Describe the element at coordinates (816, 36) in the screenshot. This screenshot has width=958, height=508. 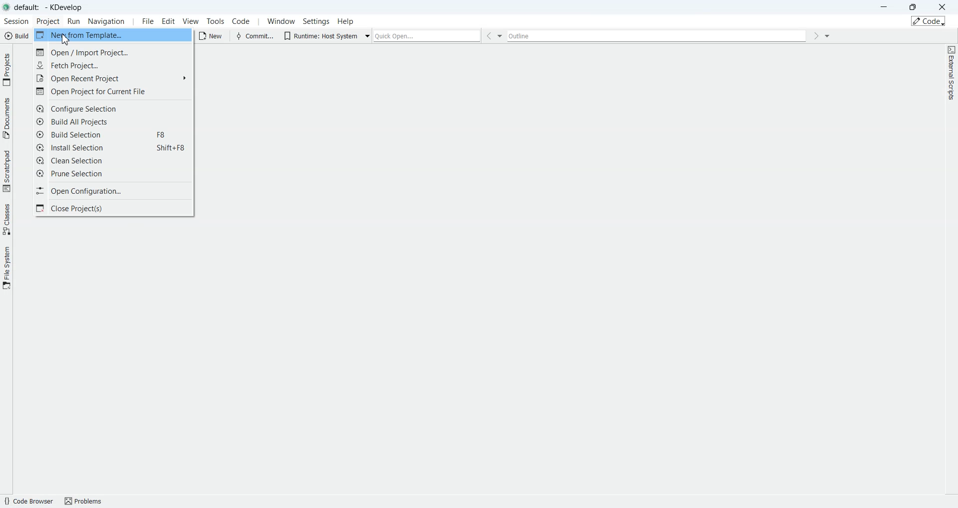
I see `Go forward` at that location.